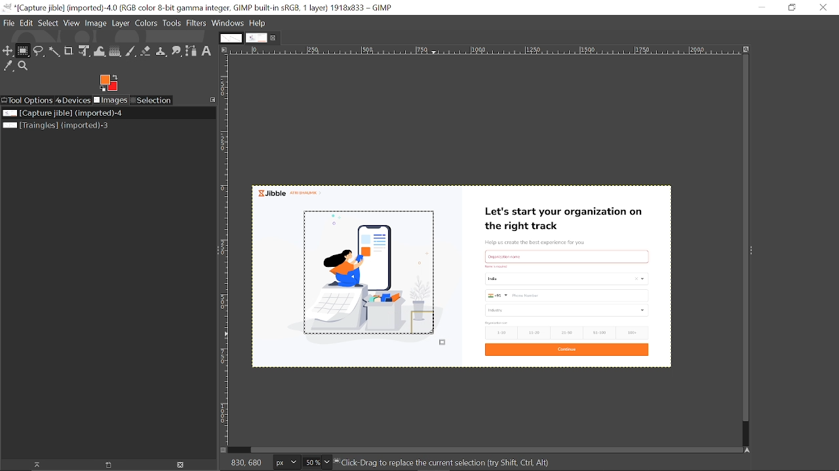 The width and height of the screenshot is (839, 471). Describe the element at coordinates (199, 7) in the screenshot. I see `Current window` at that location.